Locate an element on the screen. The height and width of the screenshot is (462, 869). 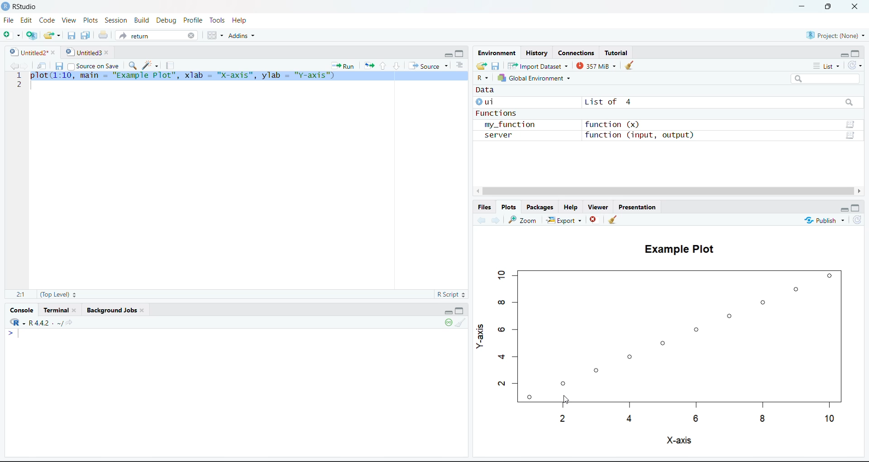
Search bar is located at coordinates (826, 79).